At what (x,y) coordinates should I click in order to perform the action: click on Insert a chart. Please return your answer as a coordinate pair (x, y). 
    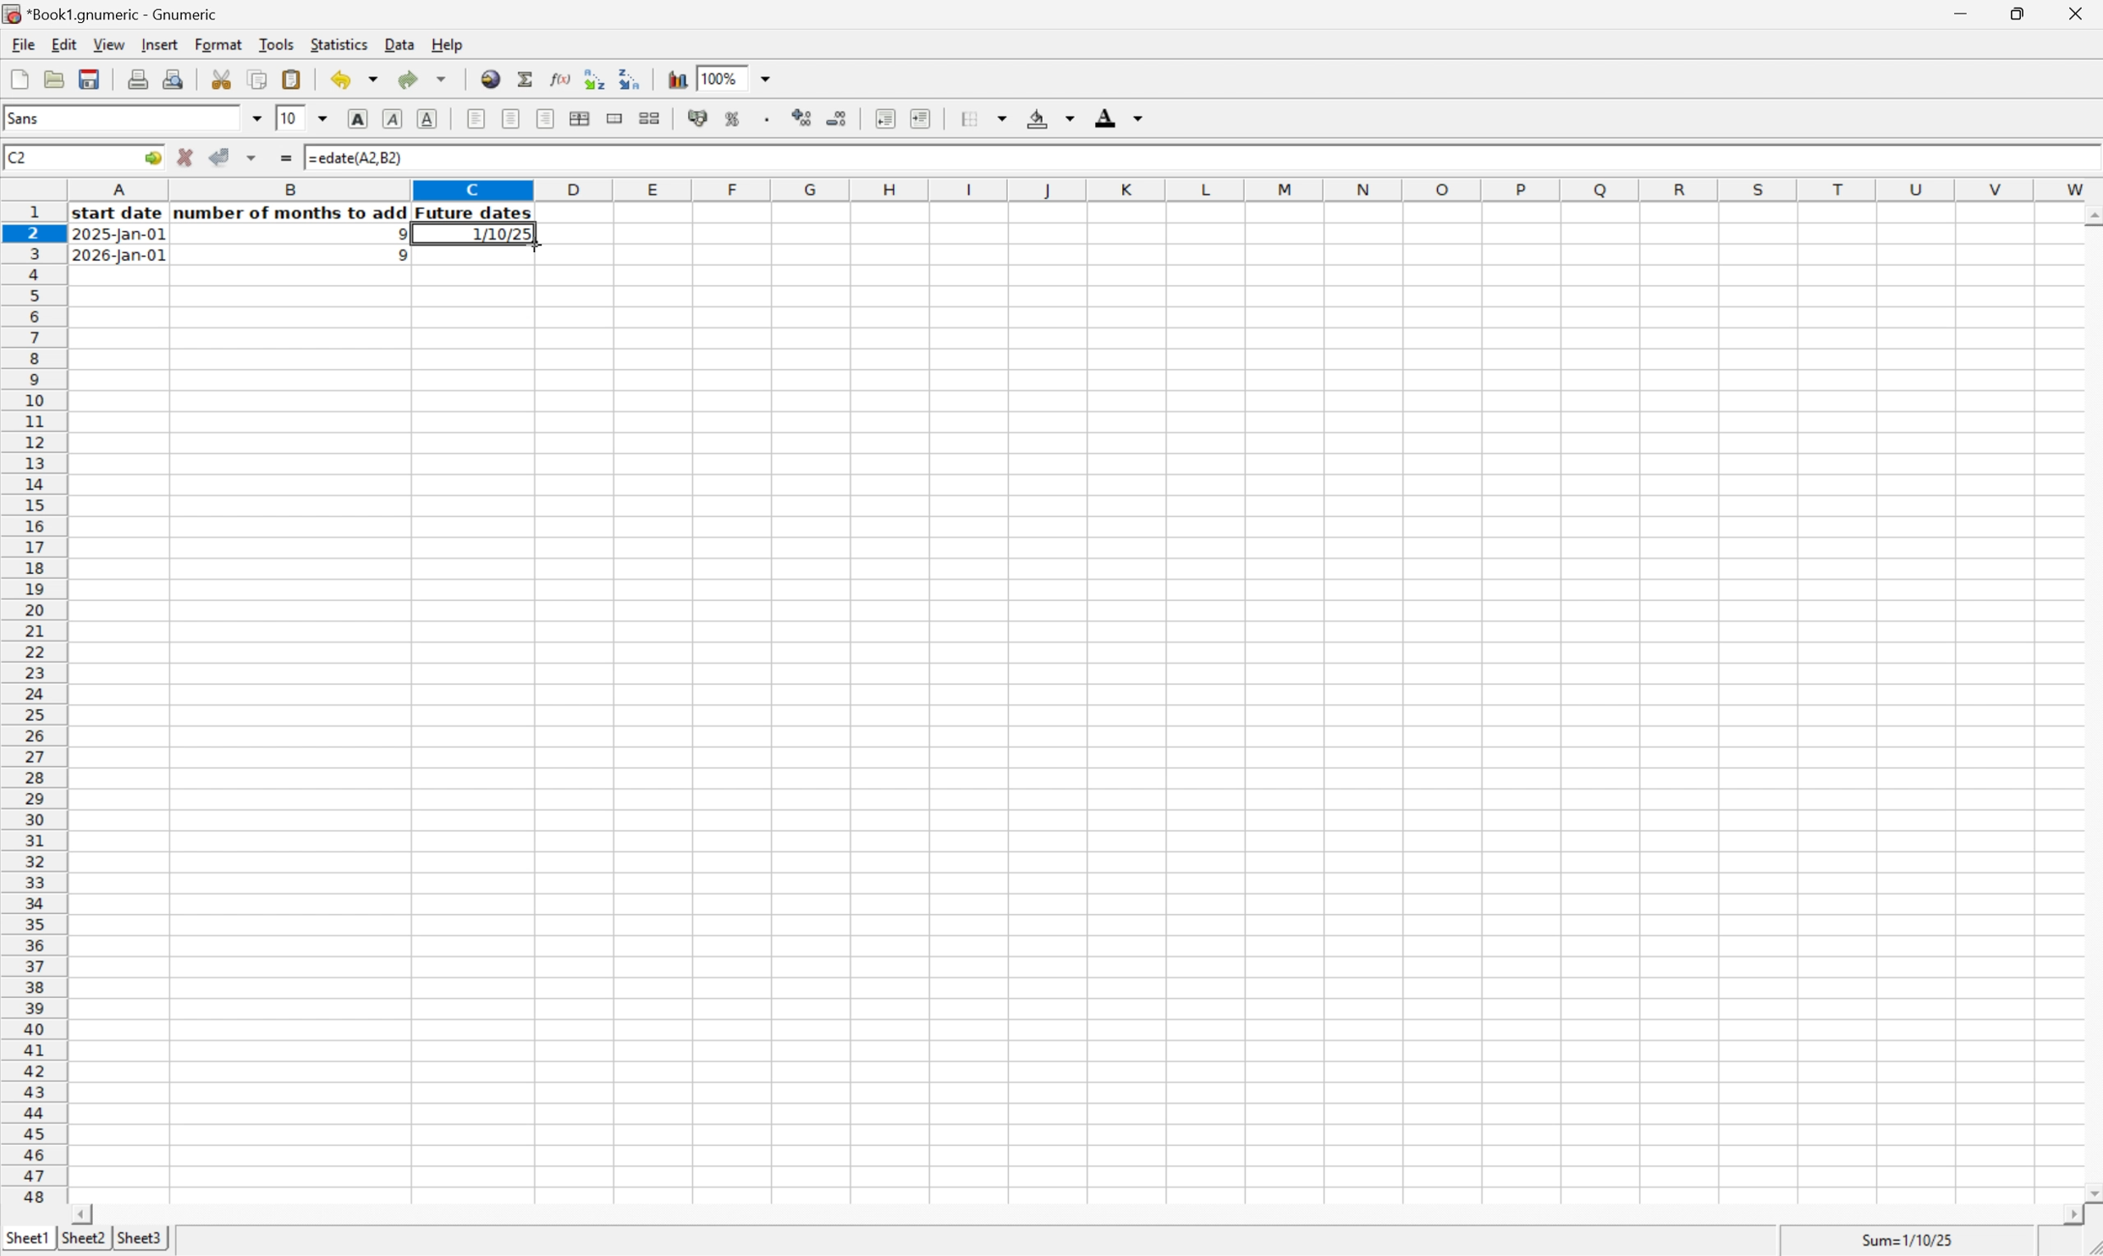
    Looking at the image, I should click on (679, 79).